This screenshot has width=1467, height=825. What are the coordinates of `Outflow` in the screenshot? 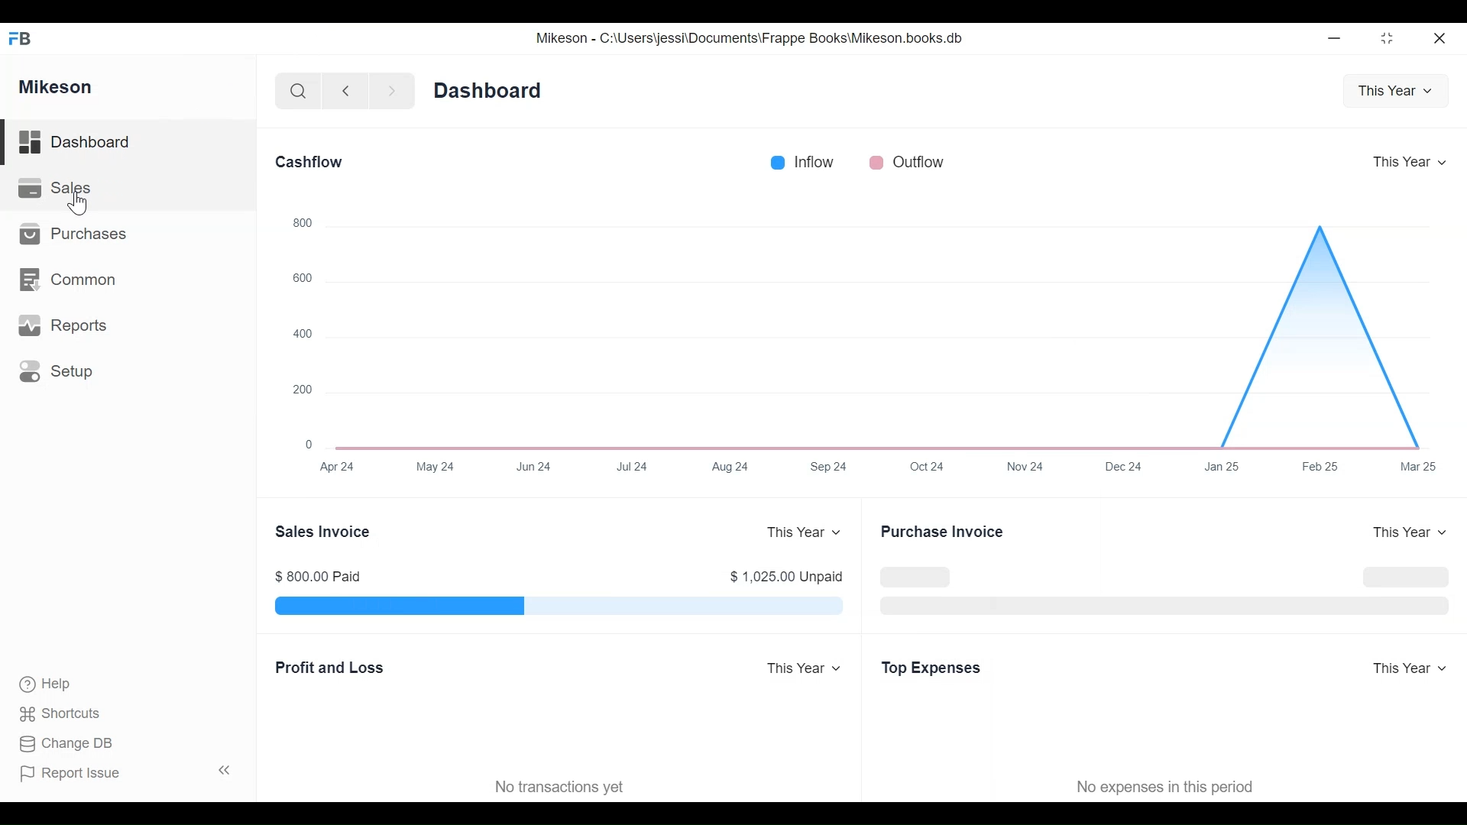 It's located at (907, 160).